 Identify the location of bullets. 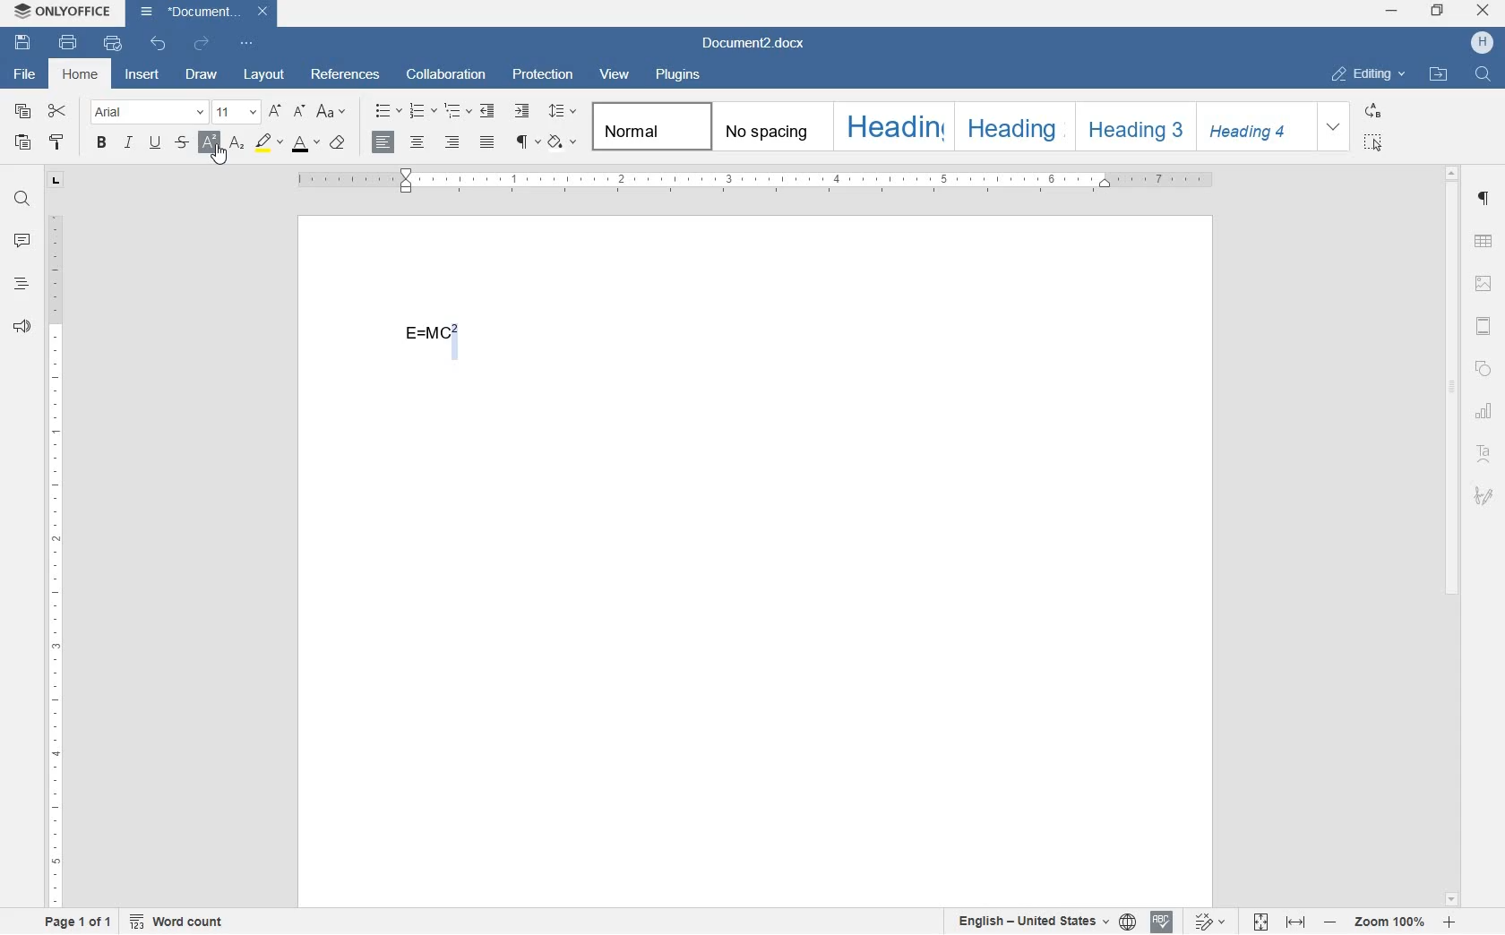
(389, 111).